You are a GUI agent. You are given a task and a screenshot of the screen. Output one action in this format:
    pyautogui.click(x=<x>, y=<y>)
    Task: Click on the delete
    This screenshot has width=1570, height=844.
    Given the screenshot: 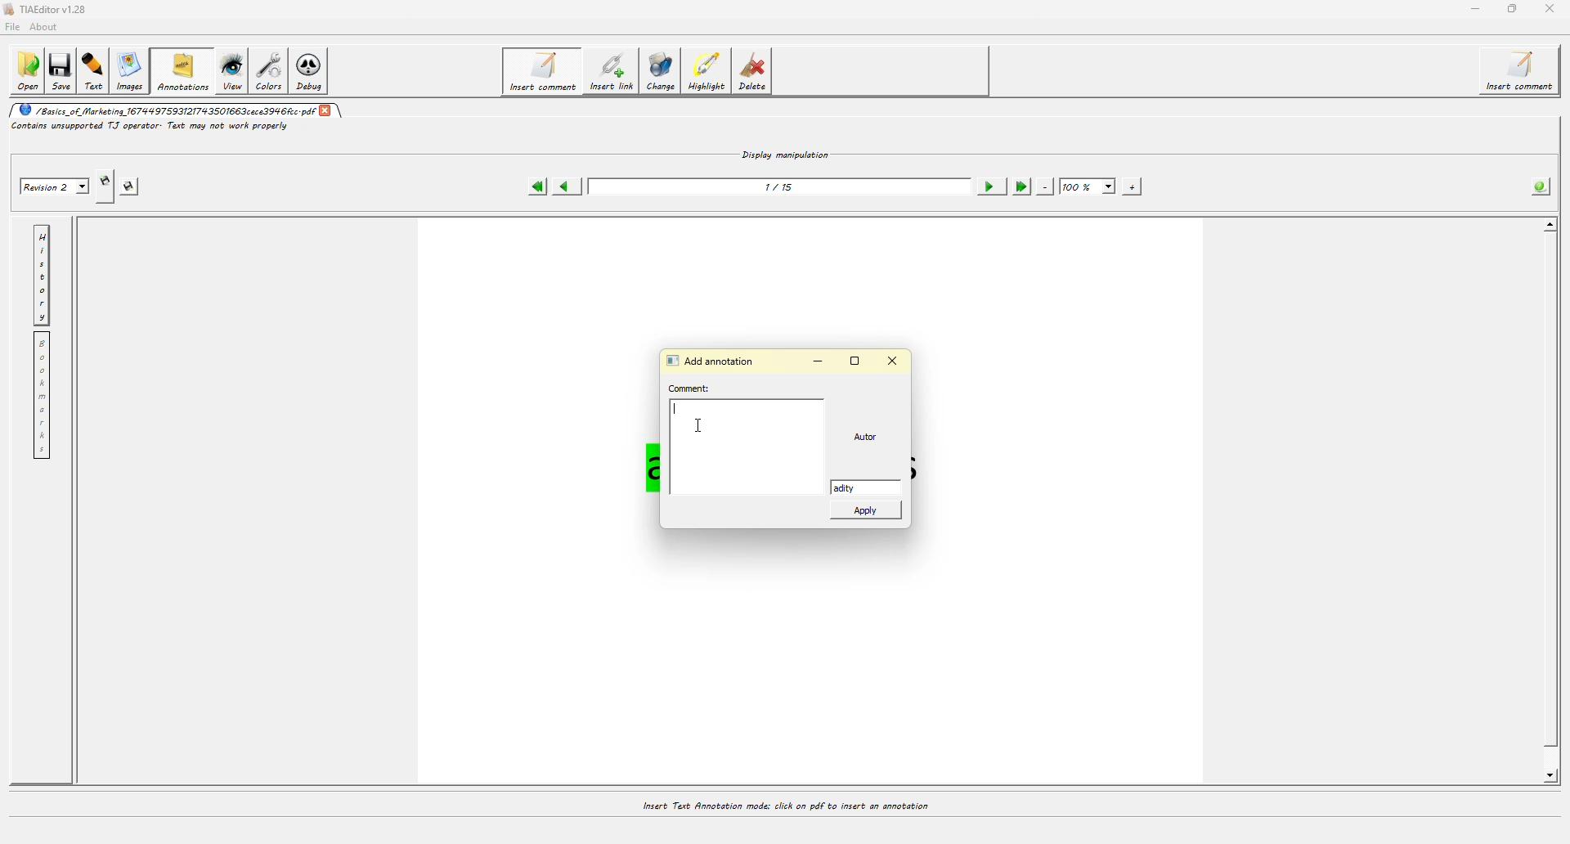 What is the action you would take?
    pyautogui.click(x=756, y=74)
    